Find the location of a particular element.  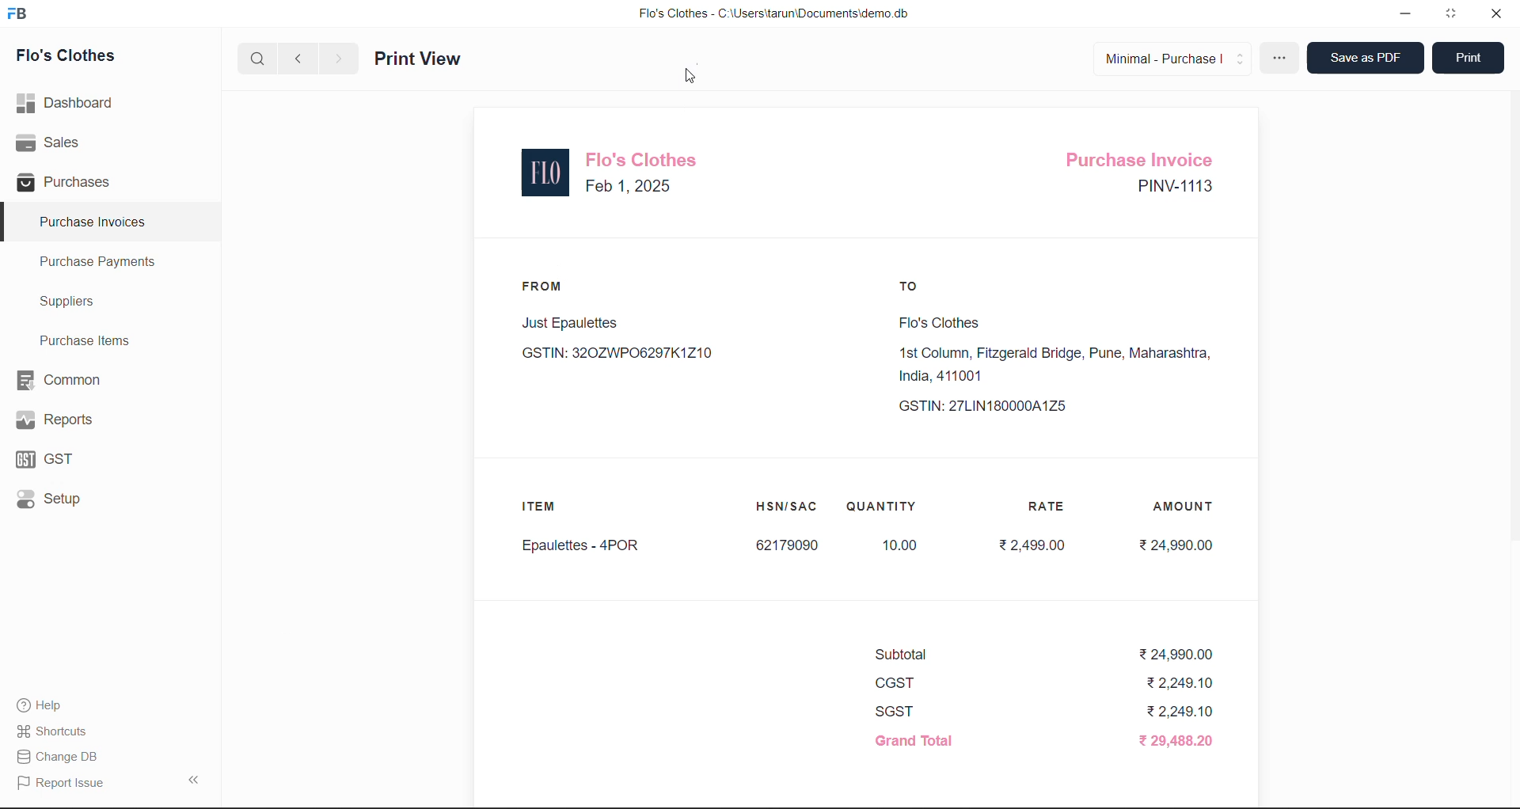

Flo's Clothes1st Column, Fitzgerald Bridge, Pune, Maharashtra,India, 411001 GSTIN: 27LIN180000A1Z5 is located at coordinates (1045, 363).